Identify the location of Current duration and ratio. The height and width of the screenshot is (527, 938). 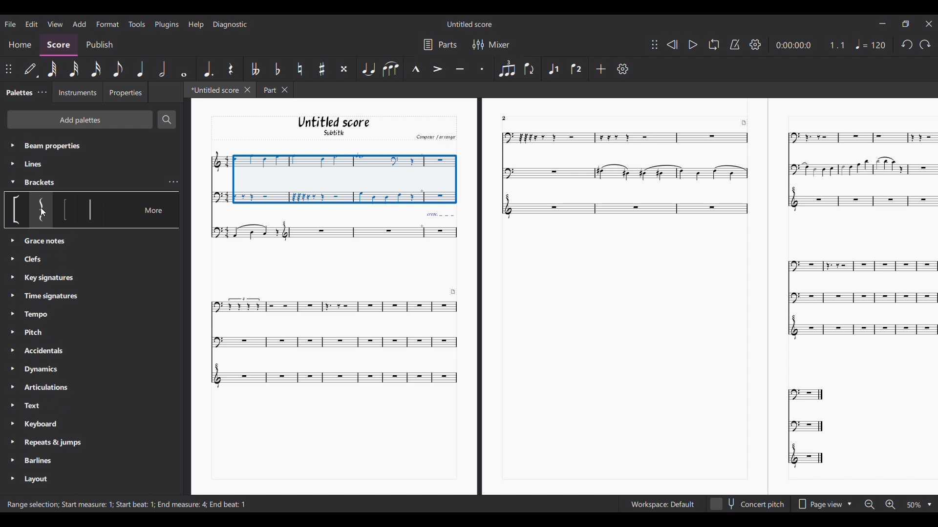
(810, 45).